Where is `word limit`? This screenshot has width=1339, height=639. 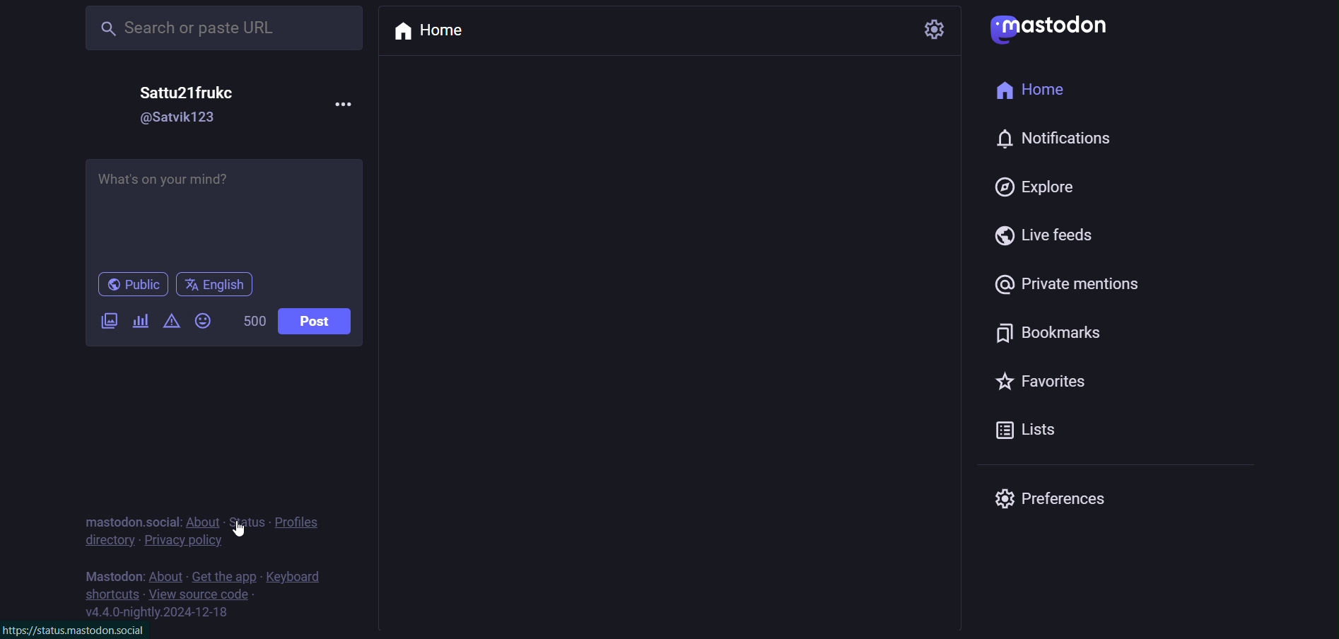
word limit is located at coordinates (255, 322).